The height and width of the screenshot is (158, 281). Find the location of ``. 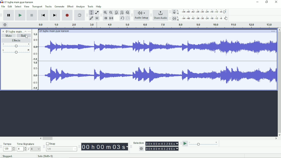

 is located at coordinates (61, 149).